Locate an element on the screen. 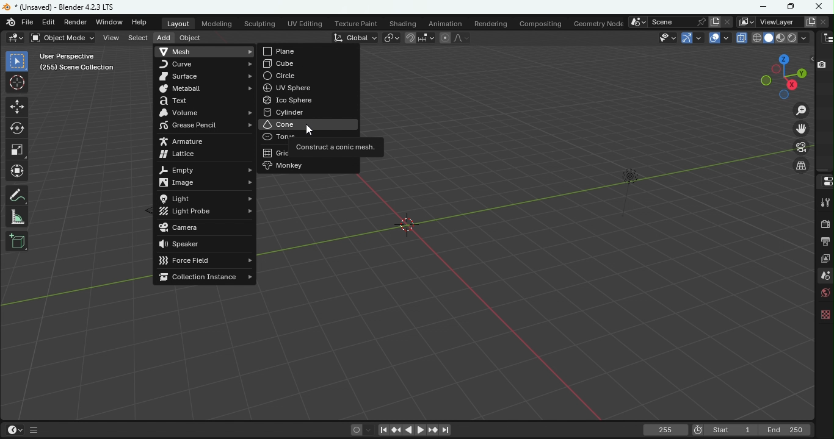  Render is located at coordinates (824, 223).